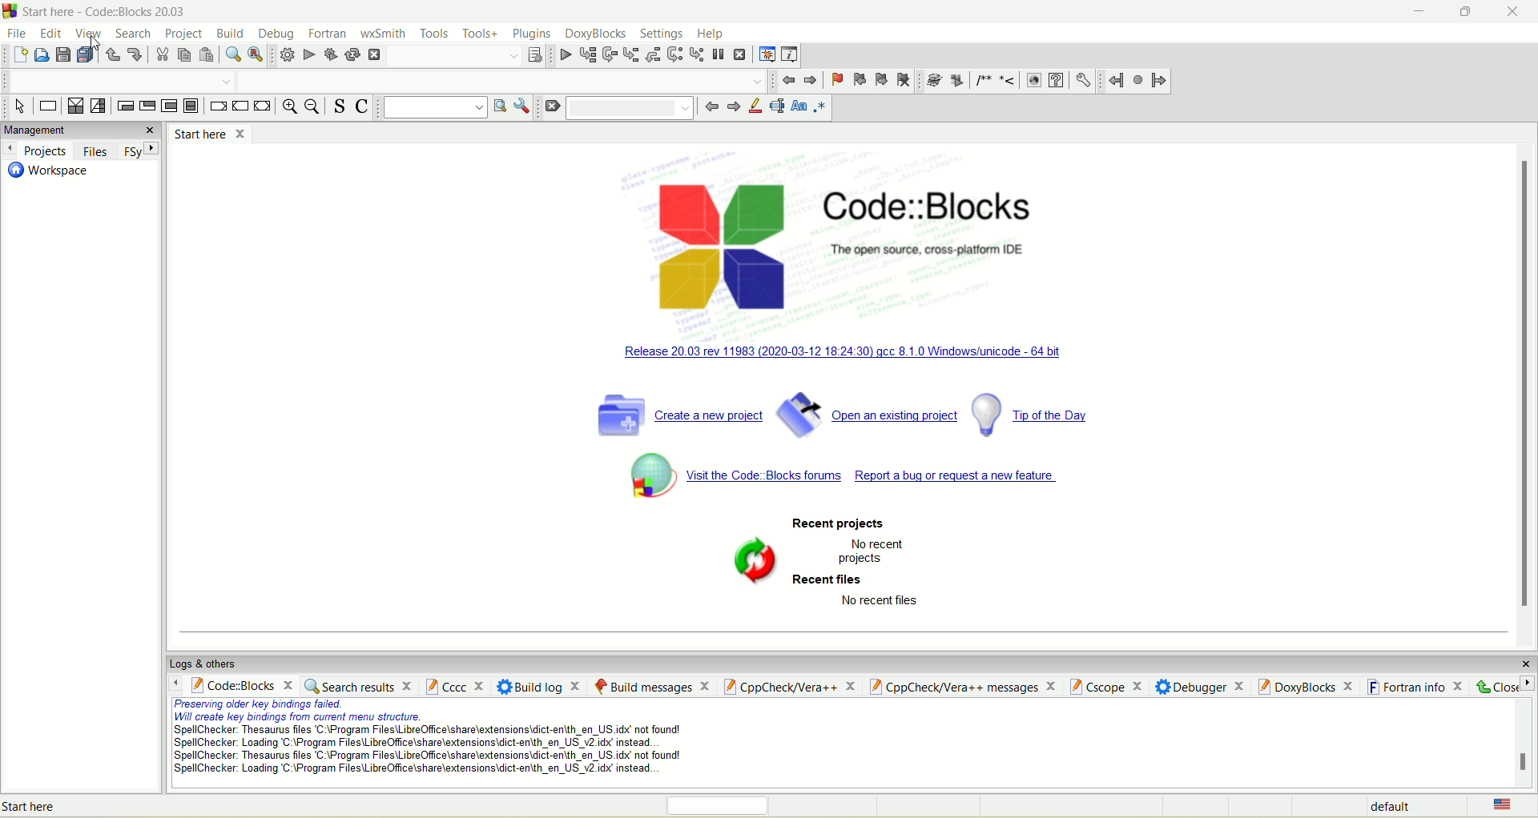  Describe the element at coordinates (124, 106) in the screenshot. I see `entry condition loop` at that location.